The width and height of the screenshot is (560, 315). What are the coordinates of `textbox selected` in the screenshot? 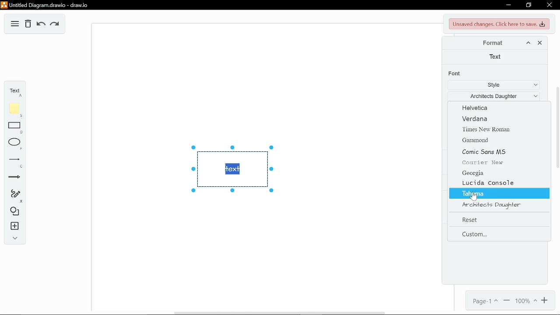 It's located at (231, 169).